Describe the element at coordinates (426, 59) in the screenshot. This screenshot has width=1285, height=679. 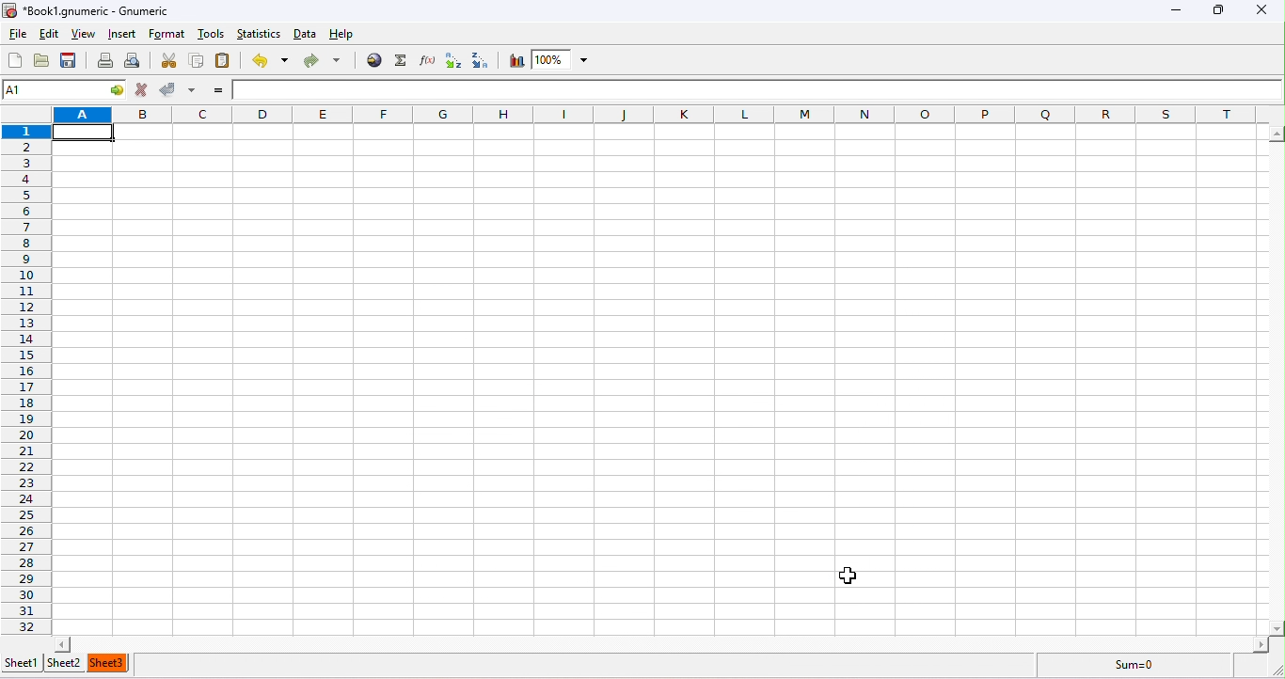
I see `edit a function in the current cell` at that location.